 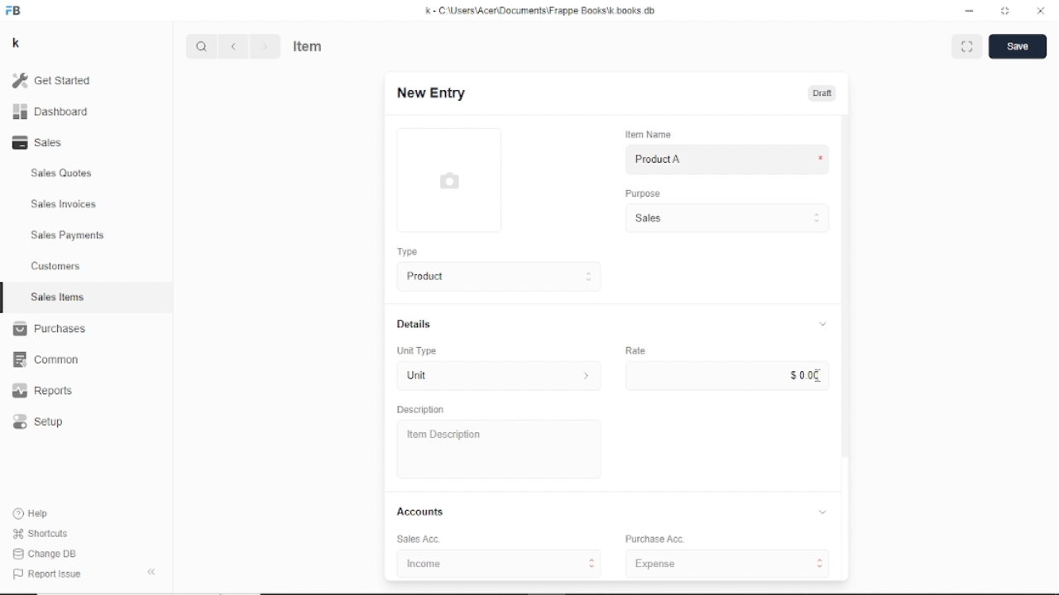 What do you see at coordinates (59, 80) in the screenshot?
I see `Get started` at bounding box center [59, 80].